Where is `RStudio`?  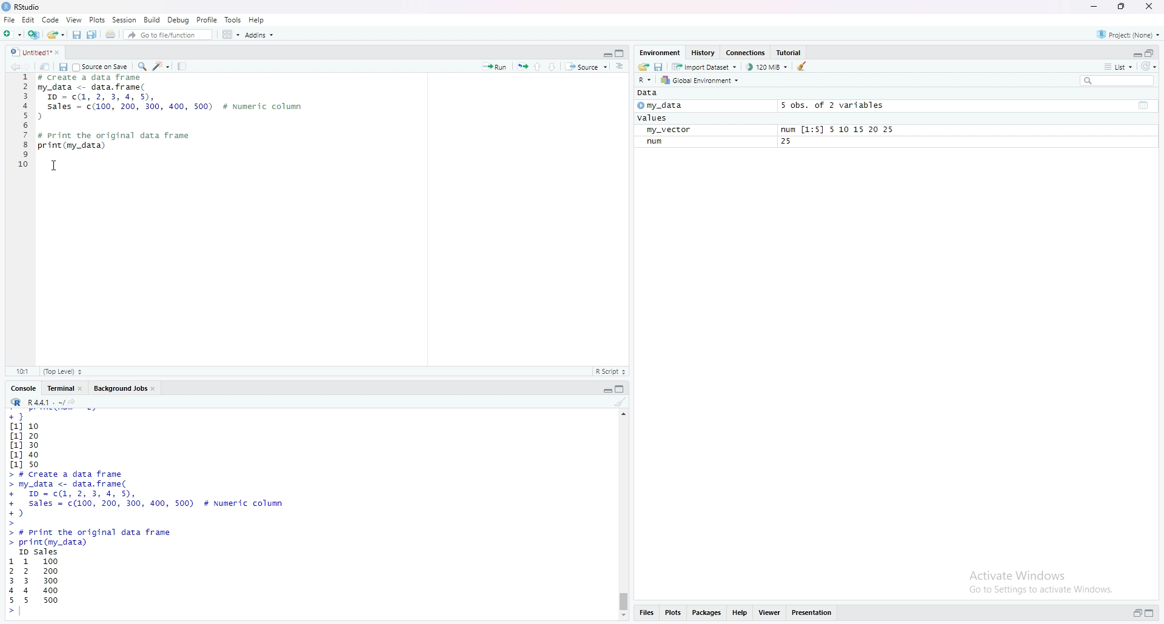
RStudio is located at coordinates (53, 7).